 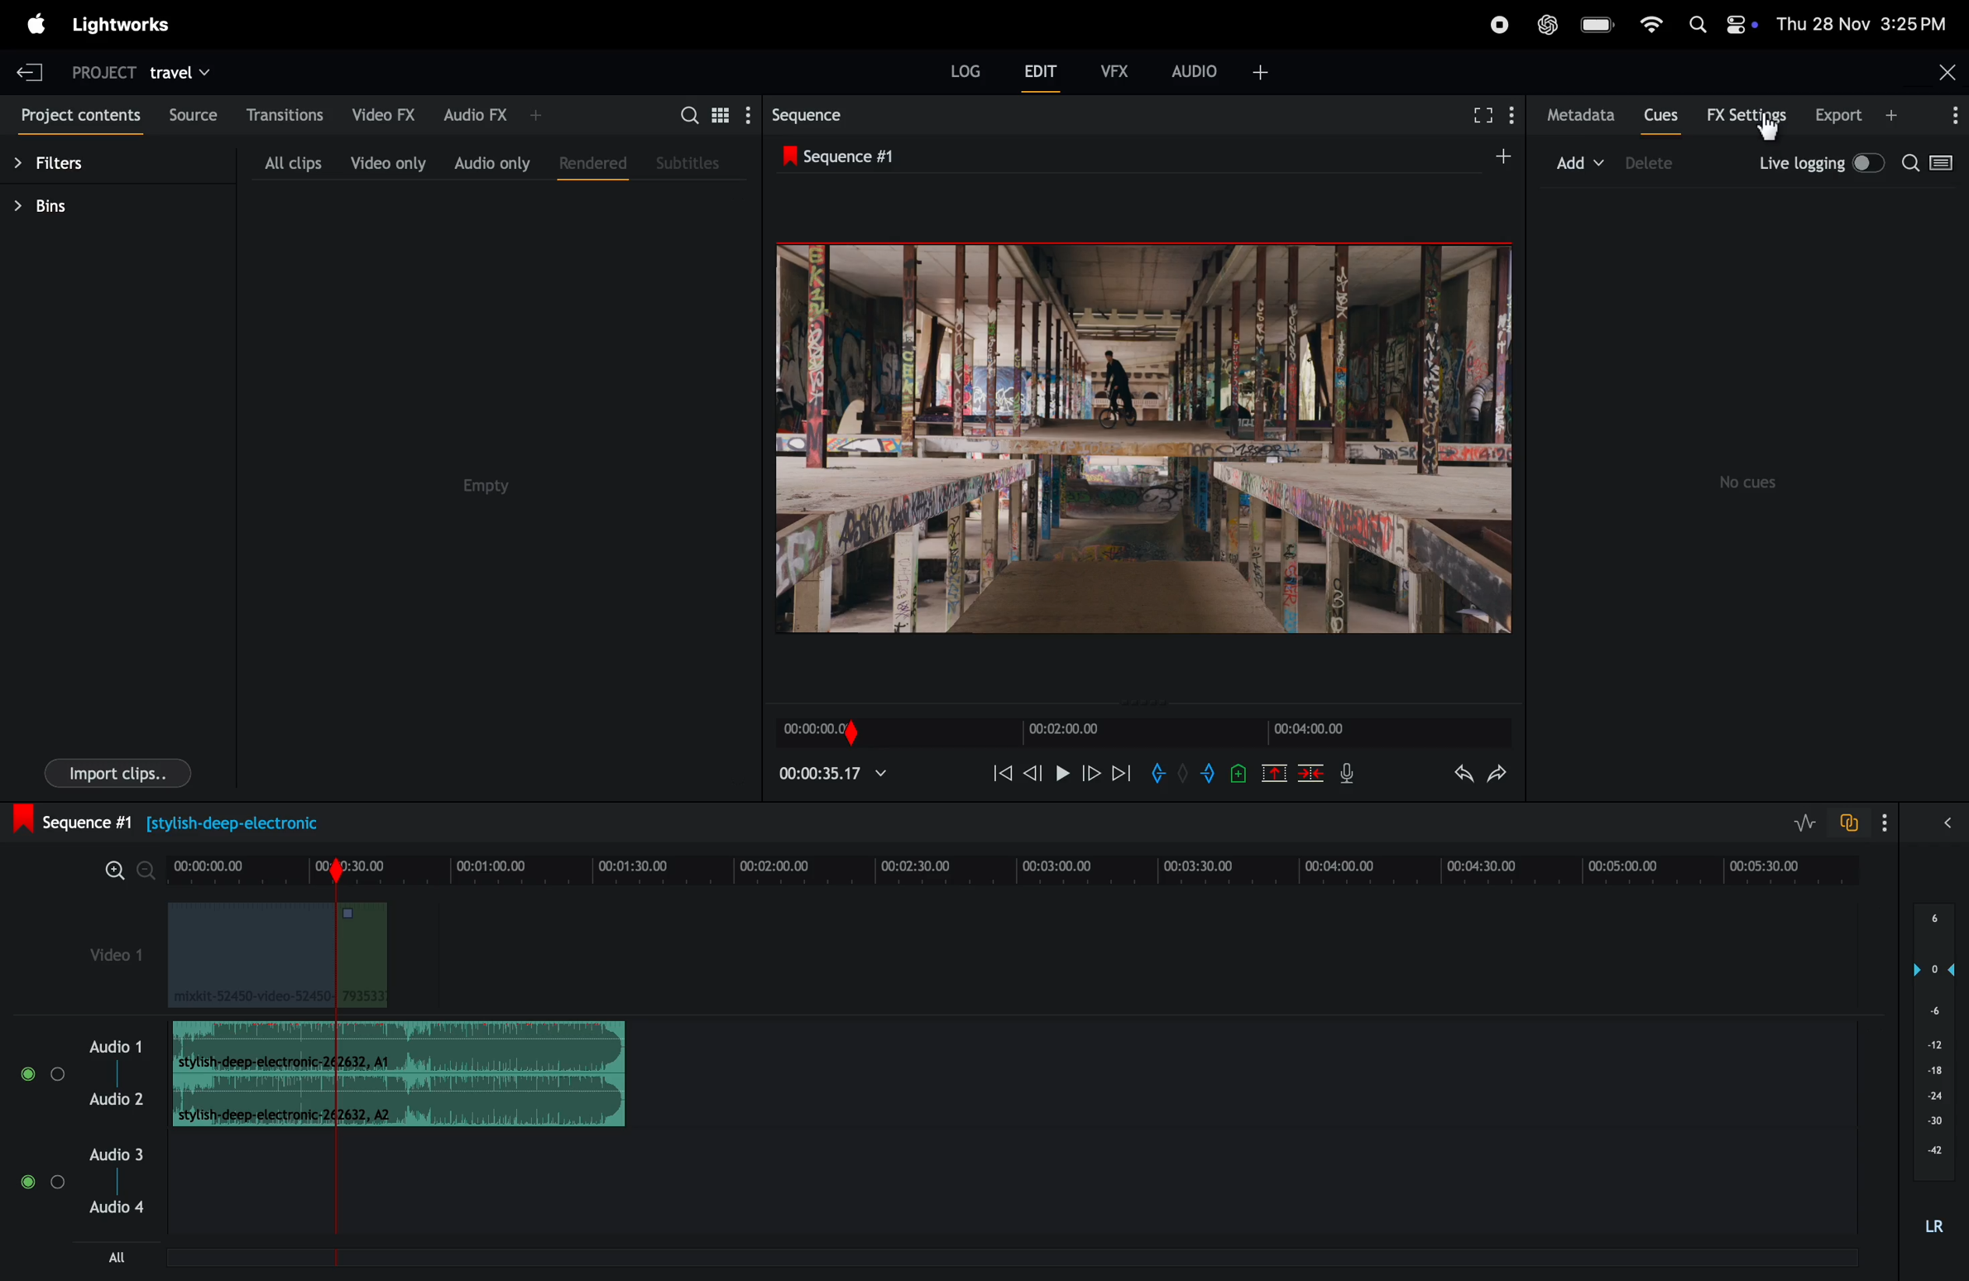 What do you see at coordinates (831, 773) in the screenshot?
I see `time frame` at bounding box center [831, 773].